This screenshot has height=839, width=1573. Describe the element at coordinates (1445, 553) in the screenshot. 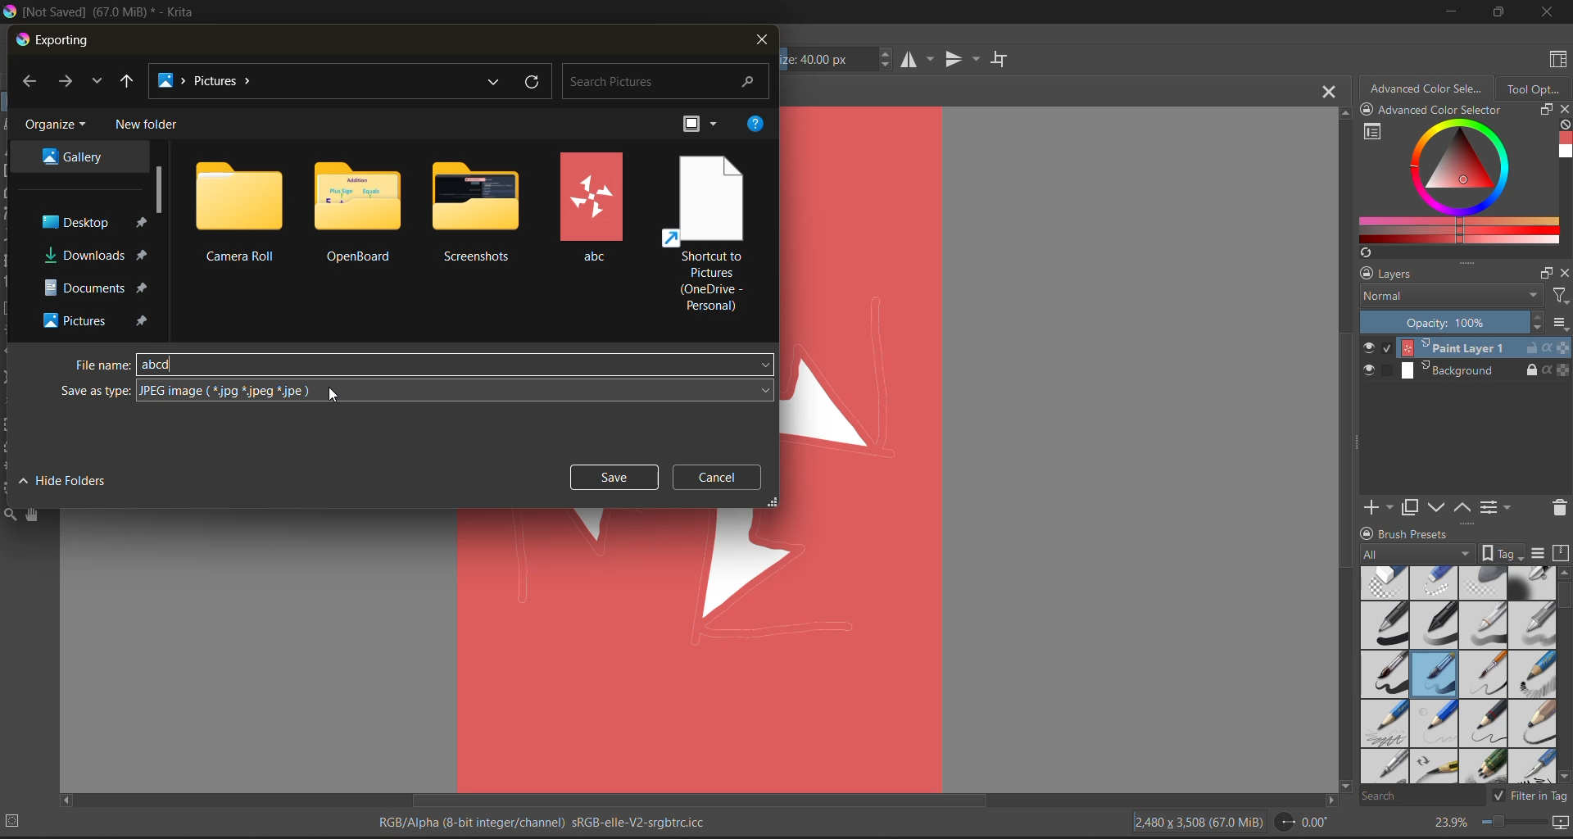

I see `tag` at that location.